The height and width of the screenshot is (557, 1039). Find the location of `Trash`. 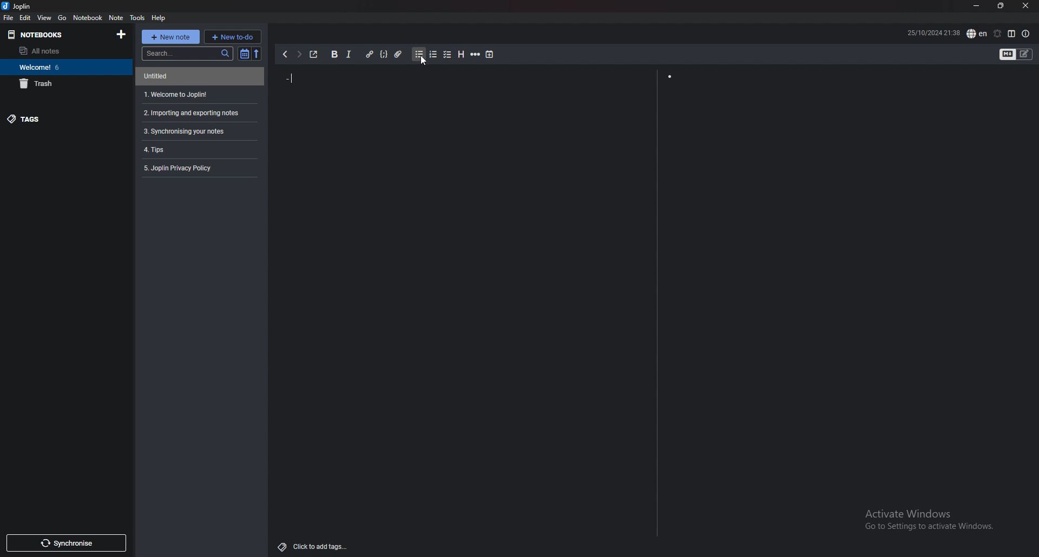

Trash is located at coordinates (38, 82).